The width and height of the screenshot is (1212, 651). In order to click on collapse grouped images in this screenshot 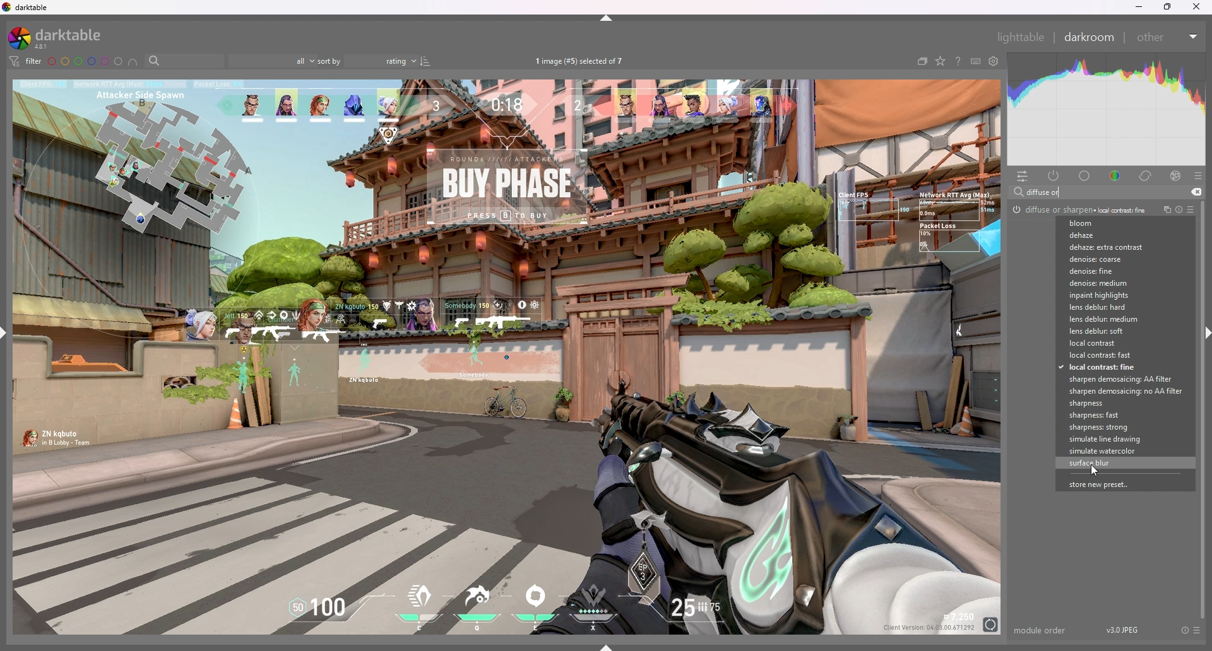, I will do `click(923, 61)`.